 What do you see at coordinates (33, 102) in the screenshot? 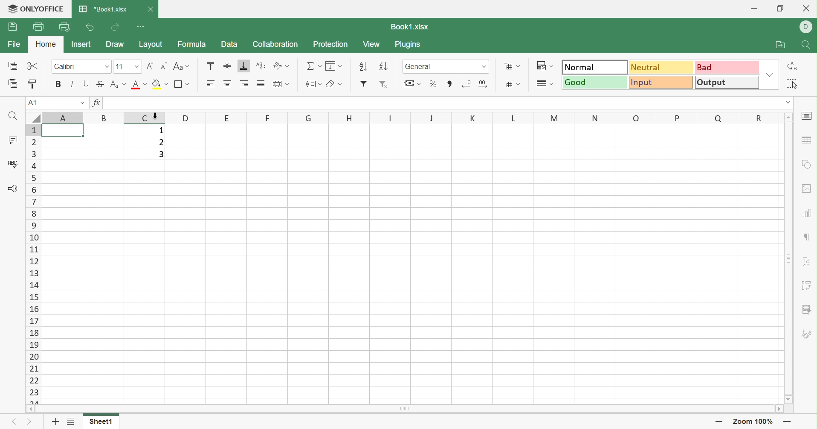
I see `A1` at bounding box center [33, 102].